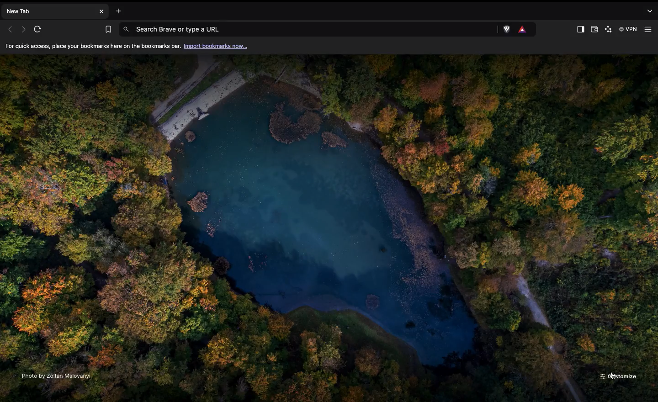  I want to click on Search tabs, so click(651, 11).